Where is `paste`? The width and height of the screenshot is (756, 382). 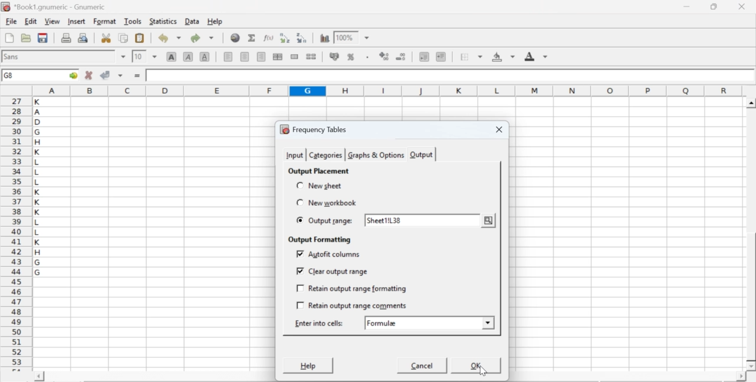 paste is located at coordinates (141, 38).